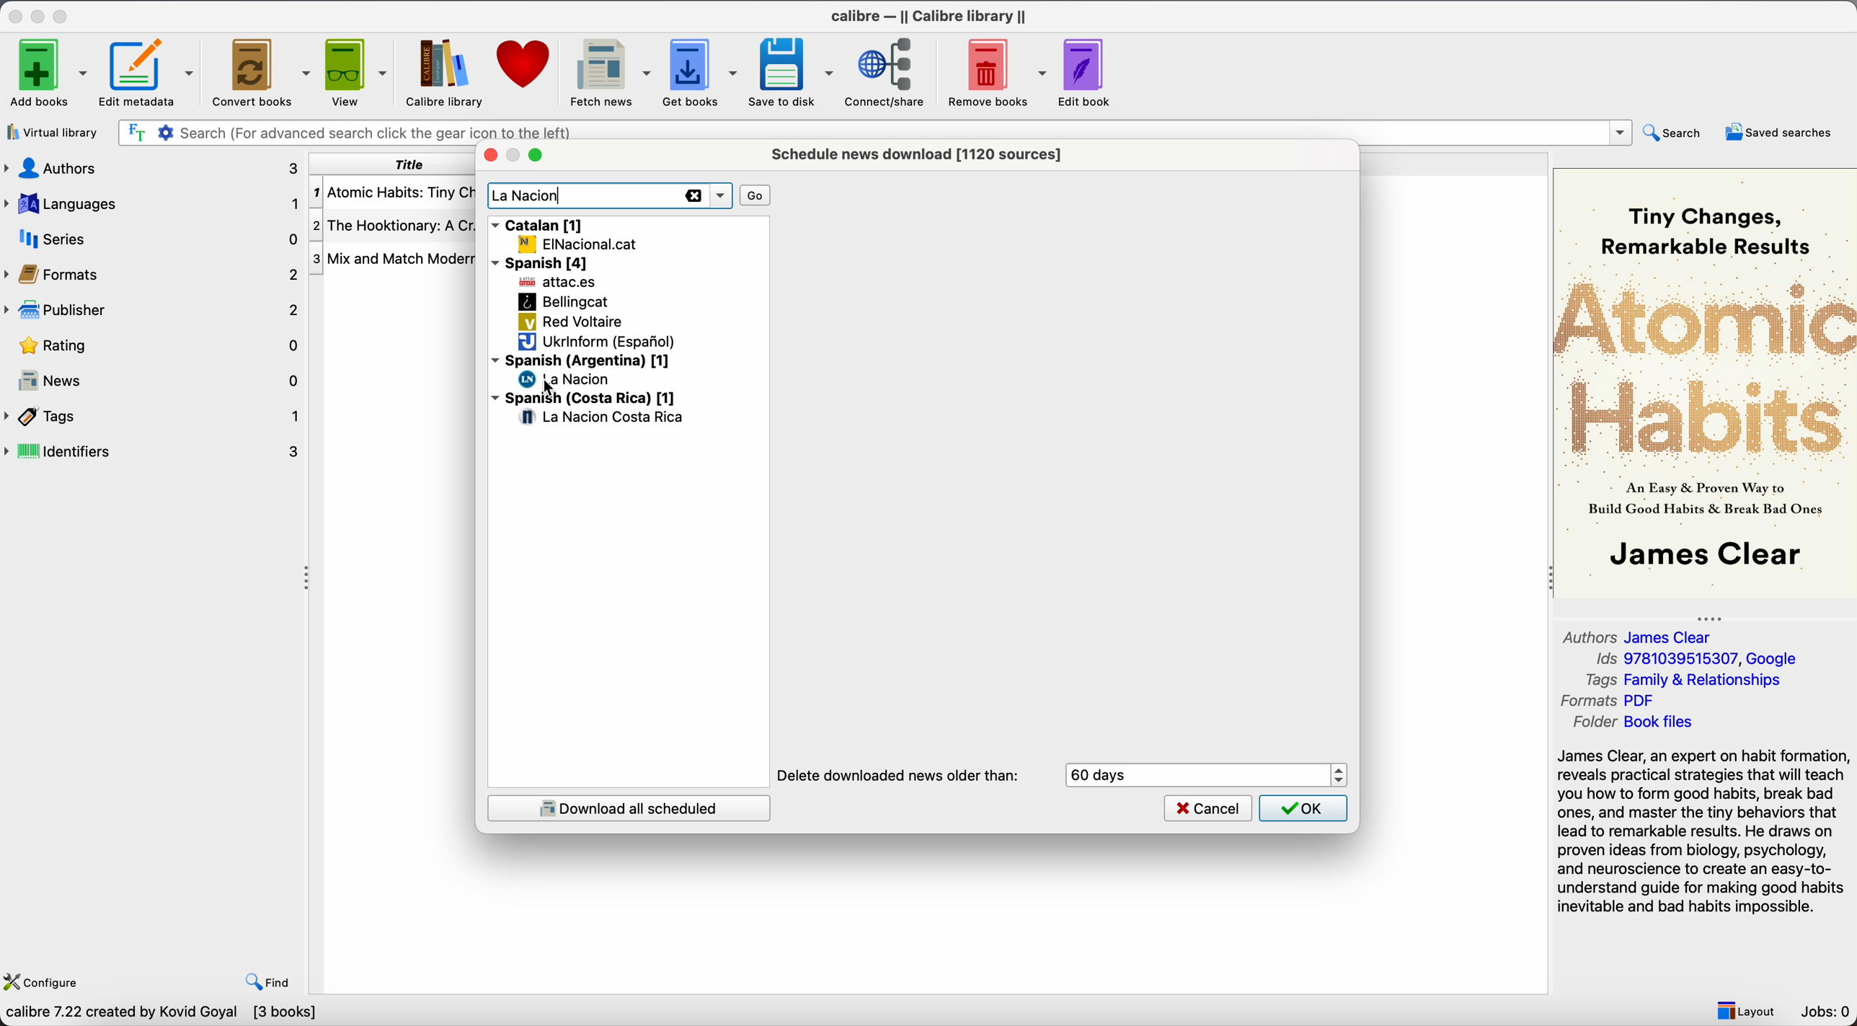 The image size is (1857, 1026). What do you see at coordinates (149, 72) in the screenshot?
I see `Edit metadata` at bounding box center [149, 72].